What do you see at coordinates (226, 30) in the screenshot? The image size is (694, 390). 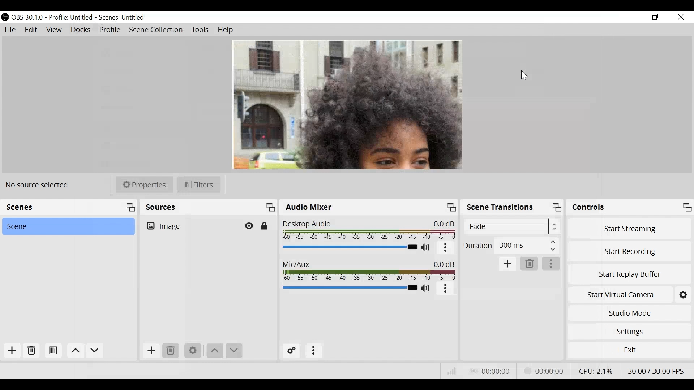 I see `Help` at bounding box center [226, 30].